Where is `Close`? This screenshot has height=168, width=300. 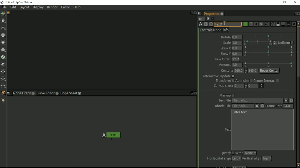
Close is located at coordinates (293, 24).